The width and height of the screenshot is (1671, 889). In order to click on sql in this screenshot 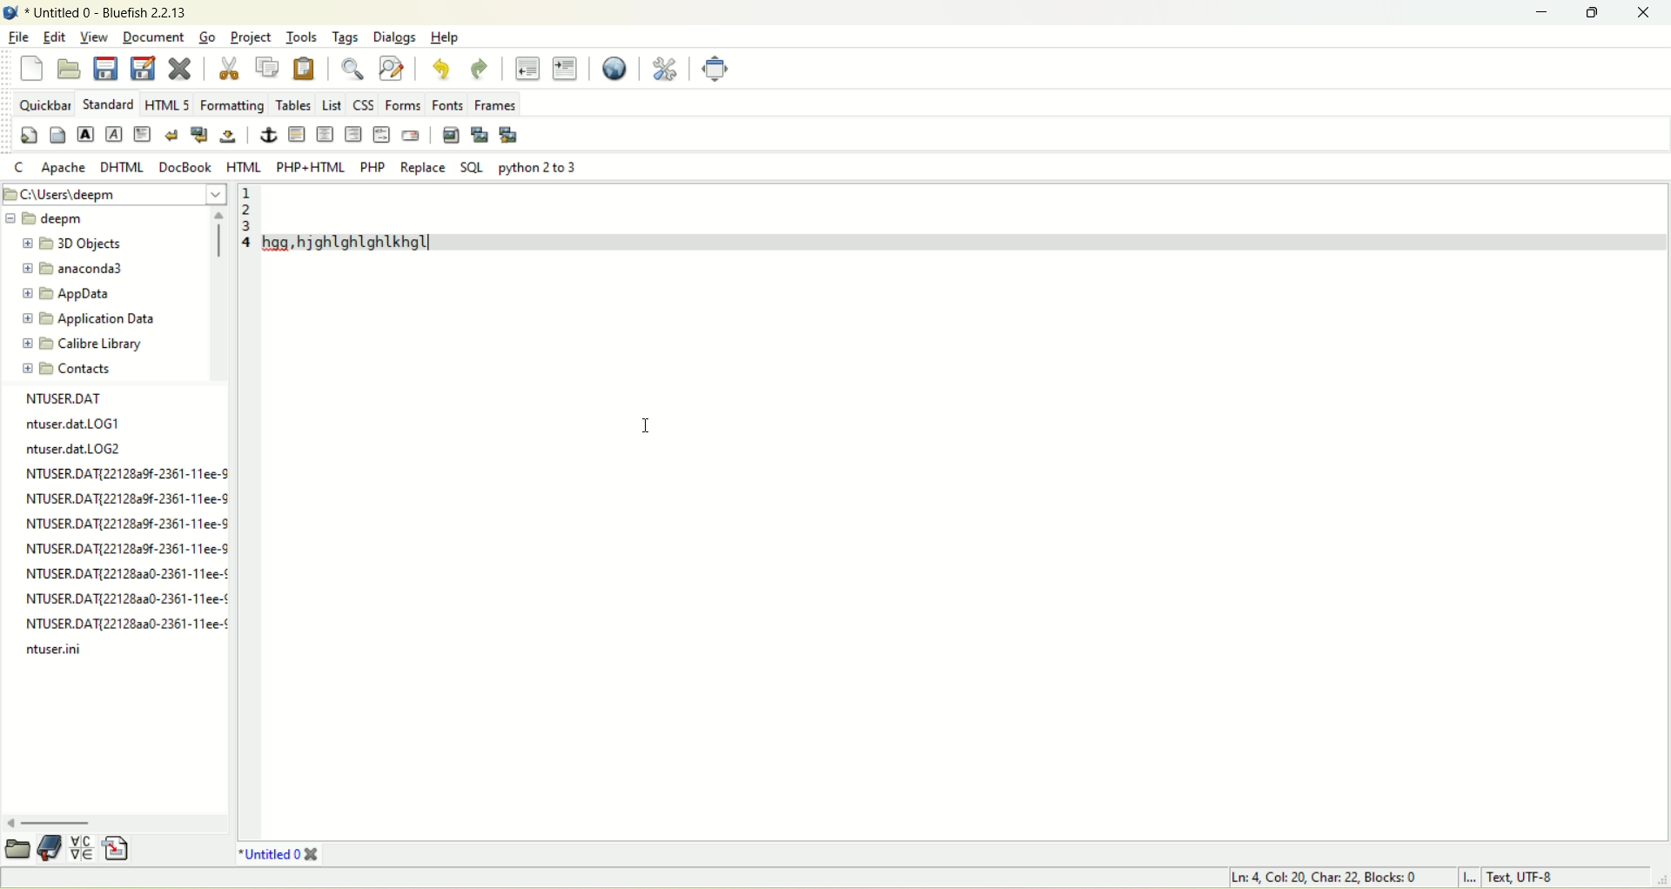, I will do `click(472, 168)`.